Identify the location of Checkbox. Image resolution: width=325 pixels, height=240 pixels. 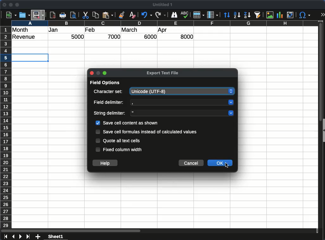
(98, 132).